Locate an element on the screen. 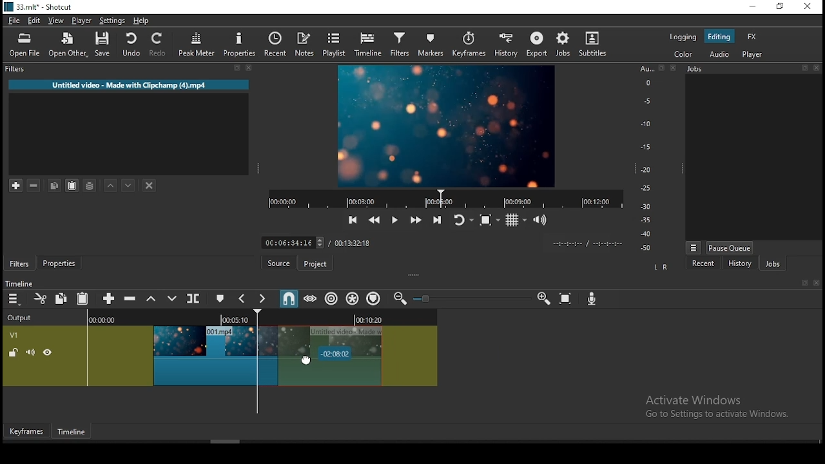 The height and width of the screenshot is (464, 825). filters is located at coordinates (20, 264).